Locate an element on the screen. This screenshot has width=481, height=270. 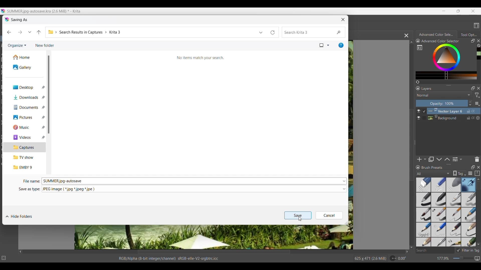
Home folder is located at coordinates (25, 57).